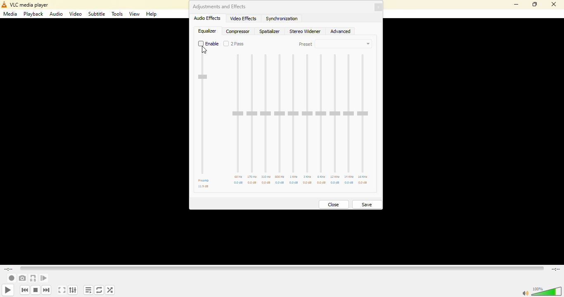 The height and width of the screenshot is (297, 564). What do you see at coordinates (379, 7) in the screenshot?
I see `close` at bounding box center [379, 7].